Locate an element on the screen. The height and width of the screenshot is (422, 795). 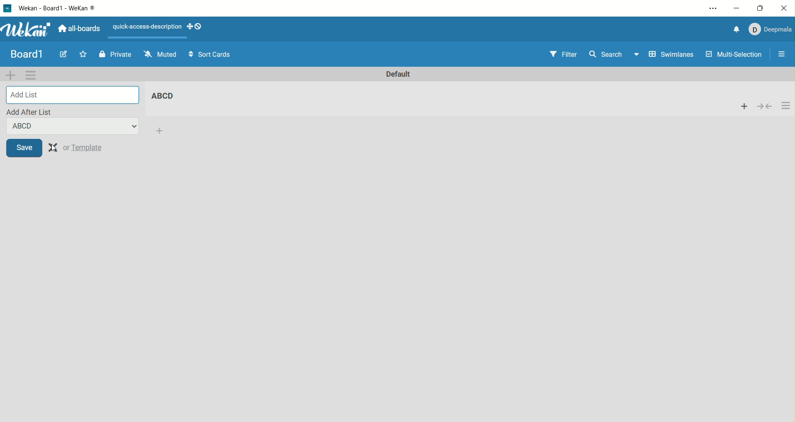
clear is located at coordinates (52, 148).